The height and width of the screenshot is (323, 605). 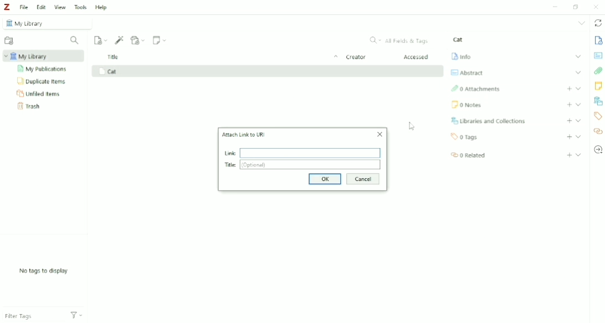 I want to click on Tags, so click(x=465, y=137).